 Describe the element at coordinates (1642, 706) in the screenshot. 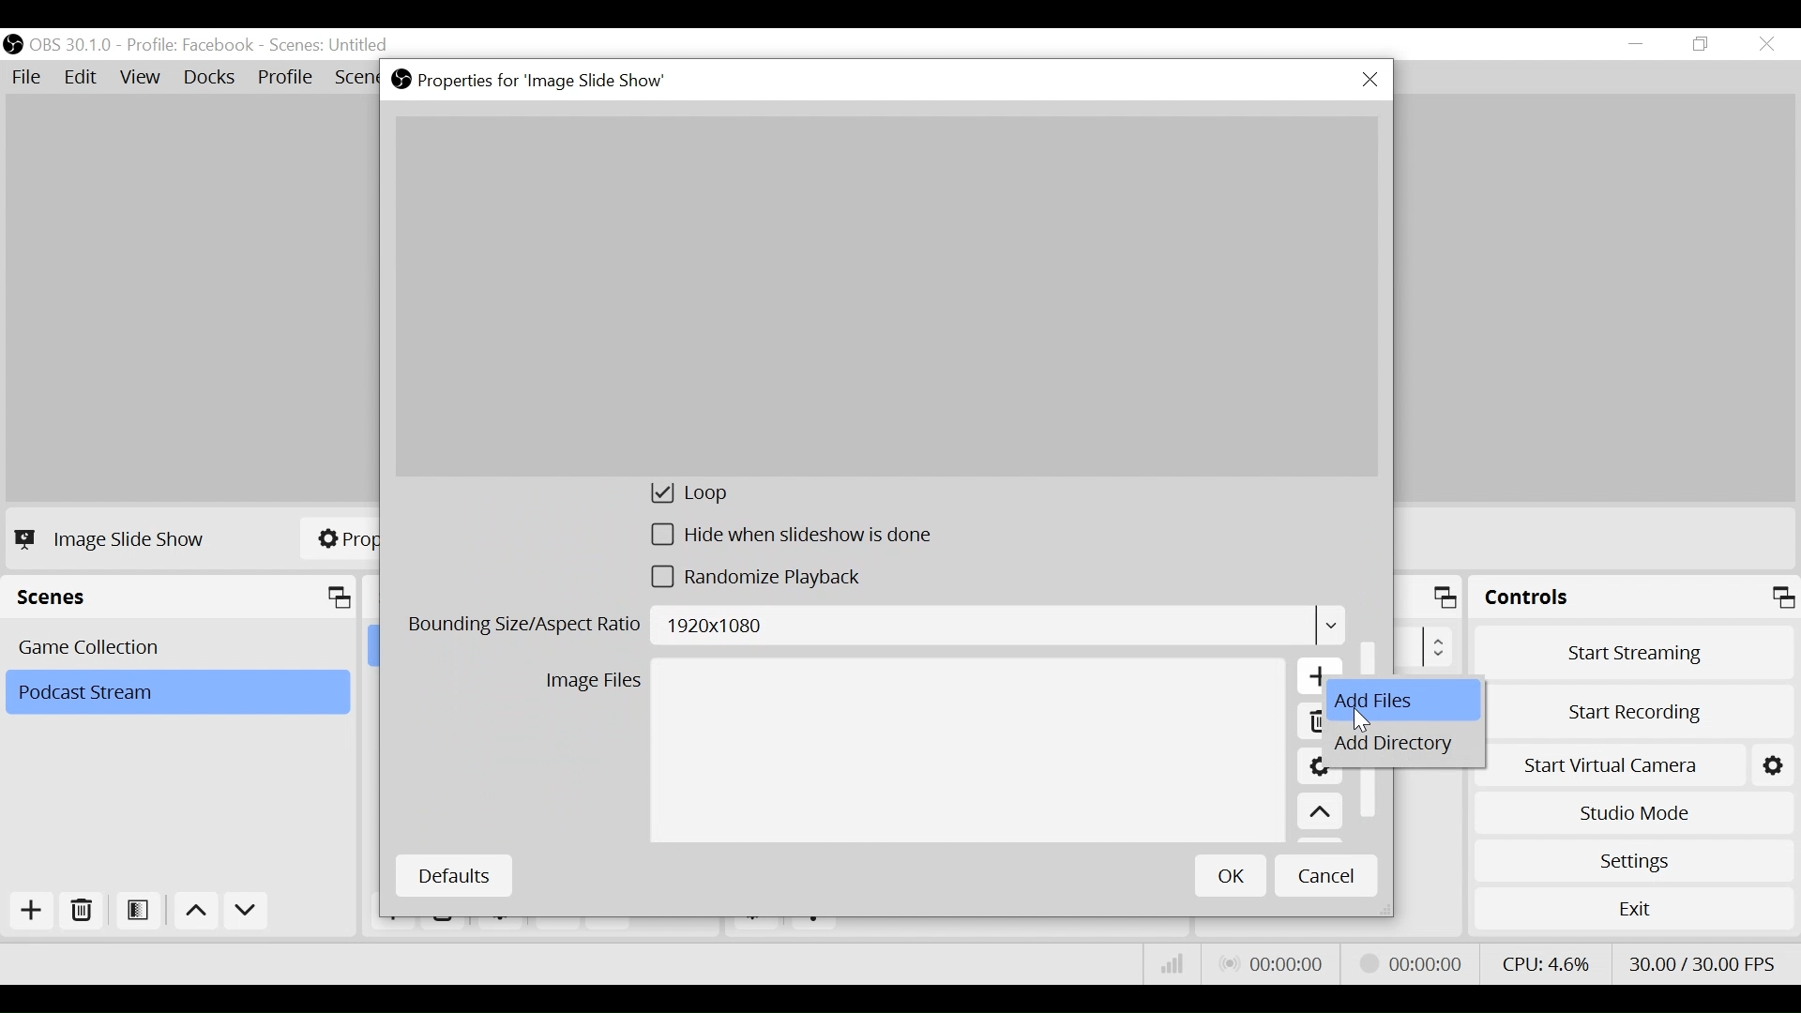

I see `Start Recording` at that location.